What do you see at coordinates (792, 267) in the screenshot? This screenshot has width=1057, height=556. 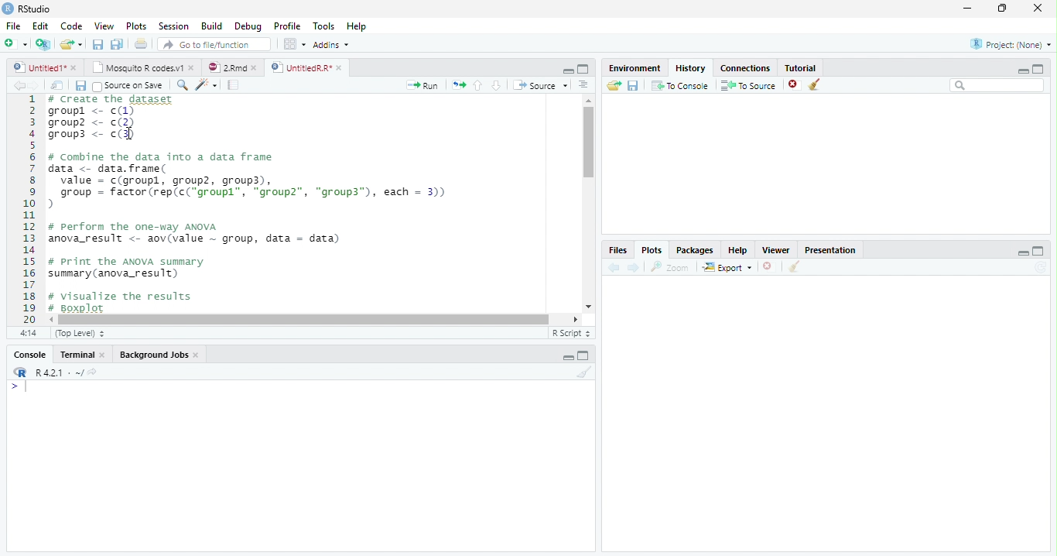 I see `Clear Console` at bounding box center [792, 267].